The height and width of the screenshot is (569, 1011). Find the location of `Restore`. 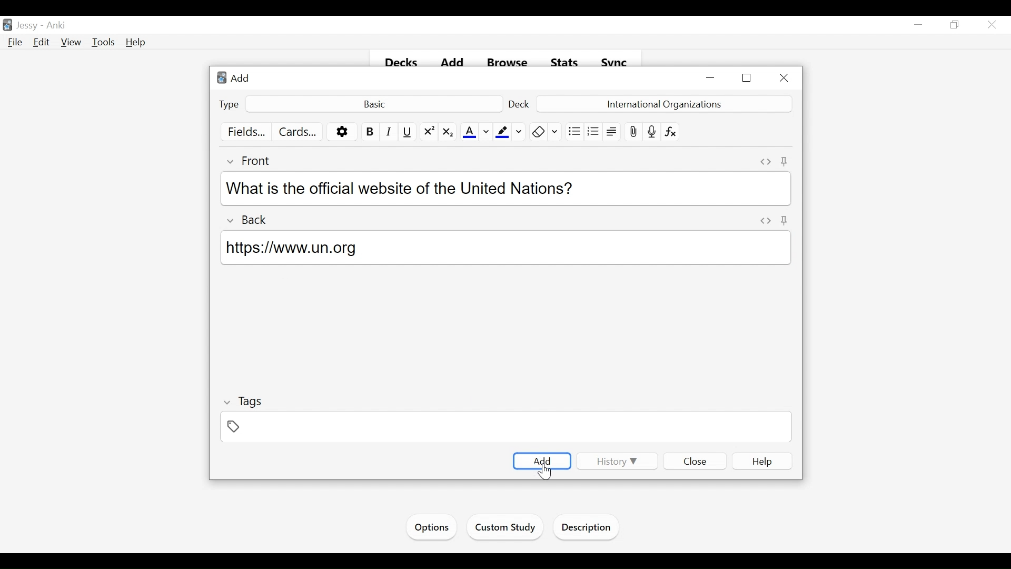

Restore is located at coordinates (748, 78).